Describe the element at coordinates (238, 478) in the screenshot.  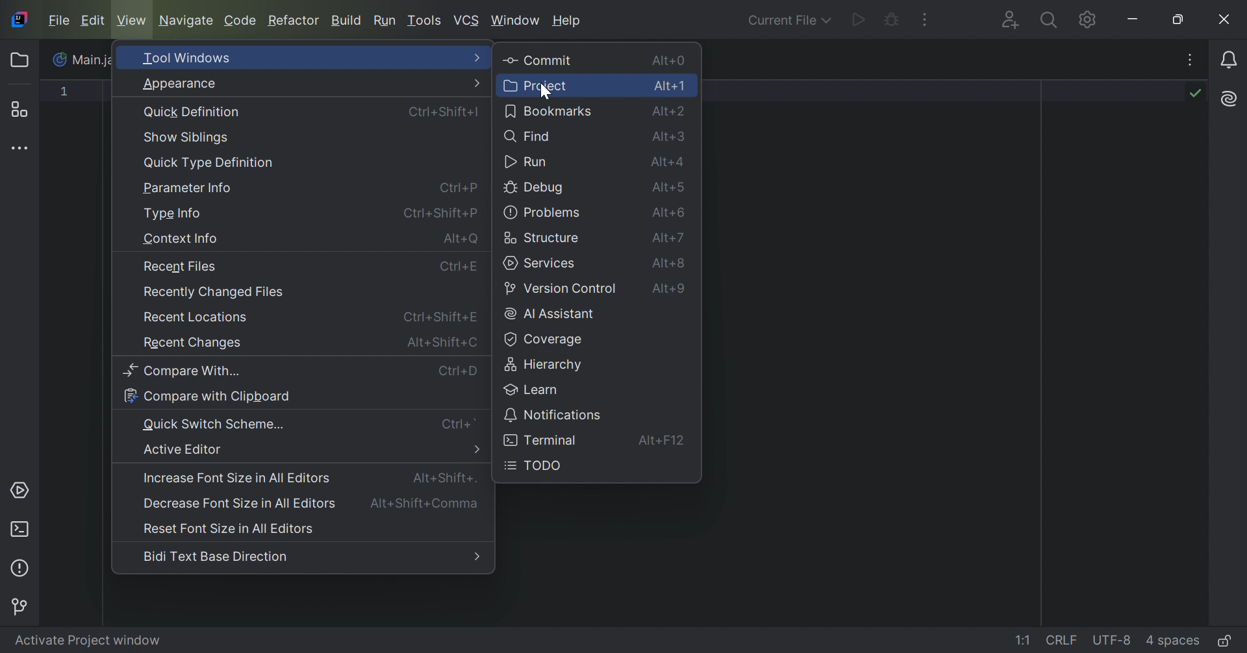
I see `Increase Font Size in All Editors` at that location.